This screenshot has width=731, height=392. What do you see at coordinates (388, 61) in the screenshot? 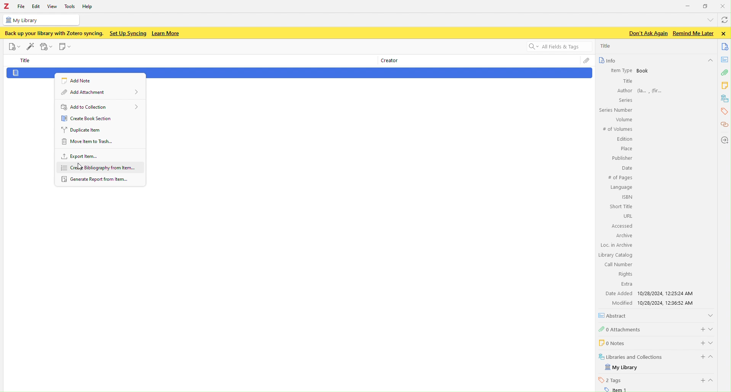
I see `Creator` at bounding box center [388, 61].